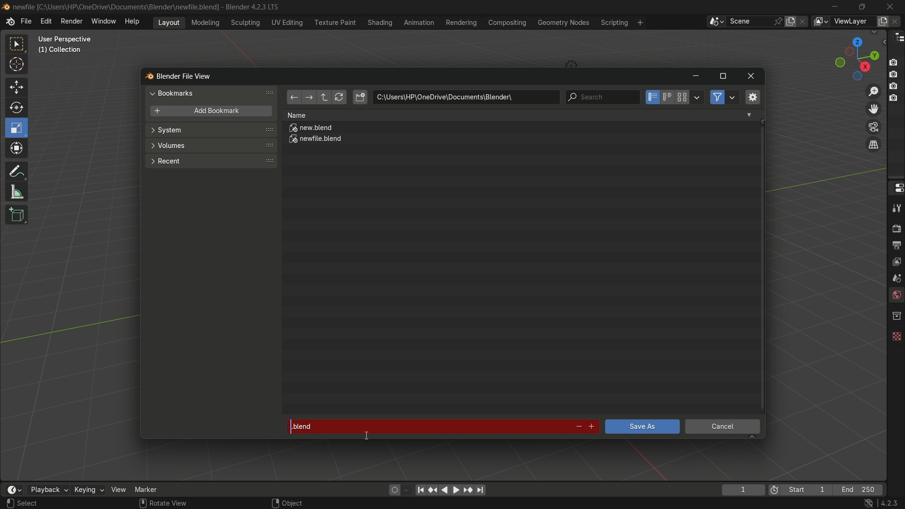  I want to click on add cube, so click(15, 215).